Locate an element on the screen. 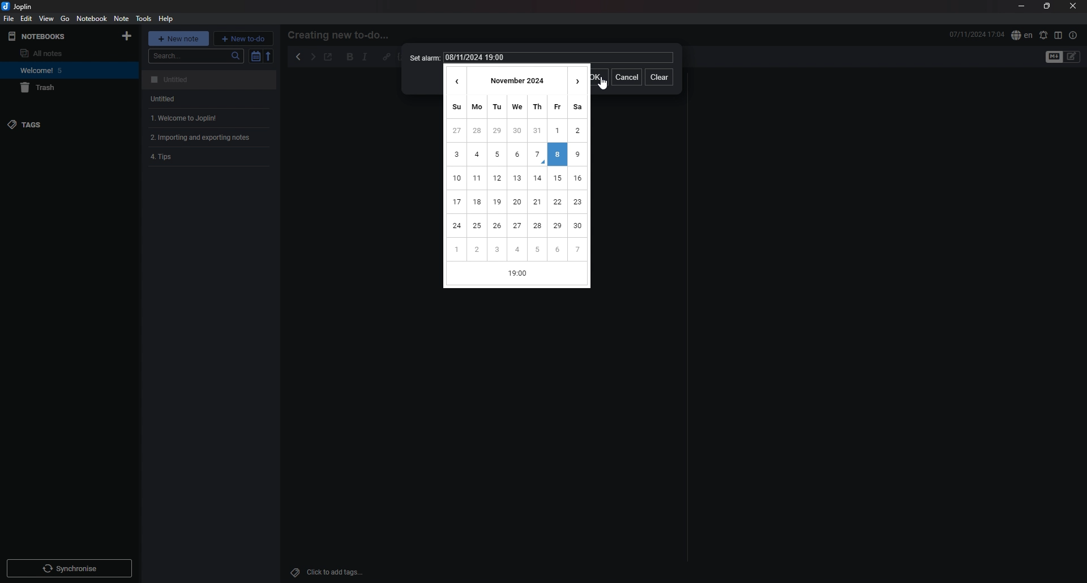 The width and height of the screenshot is (1087, 583). cancel is located at coordinates (626, 78).